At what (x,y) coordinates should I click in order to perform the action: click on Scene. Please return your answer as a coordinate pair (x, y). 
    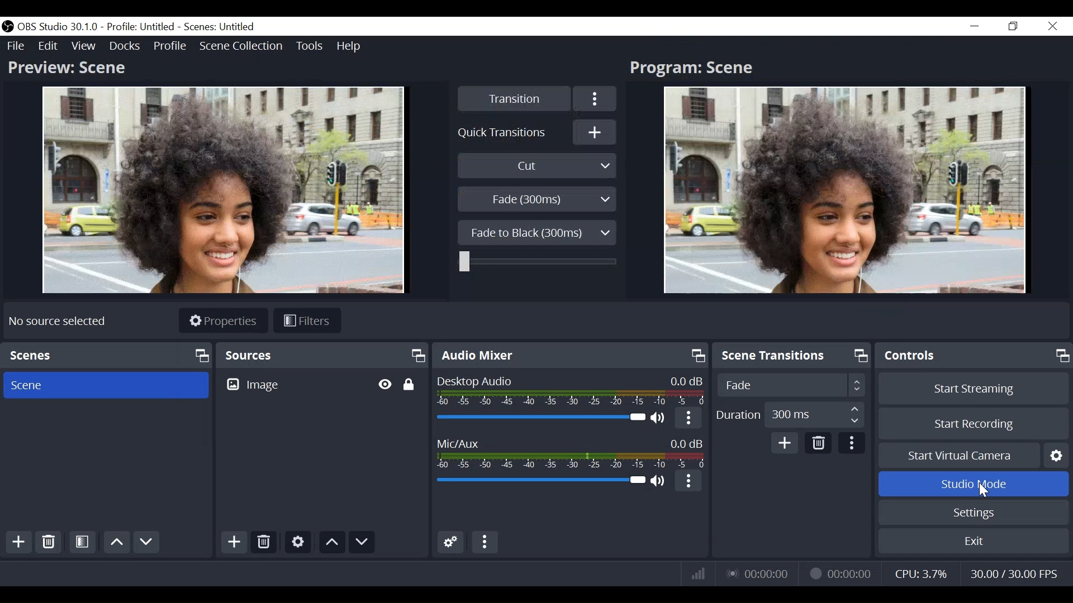
    Looking at the image, I should click on (106, 385).